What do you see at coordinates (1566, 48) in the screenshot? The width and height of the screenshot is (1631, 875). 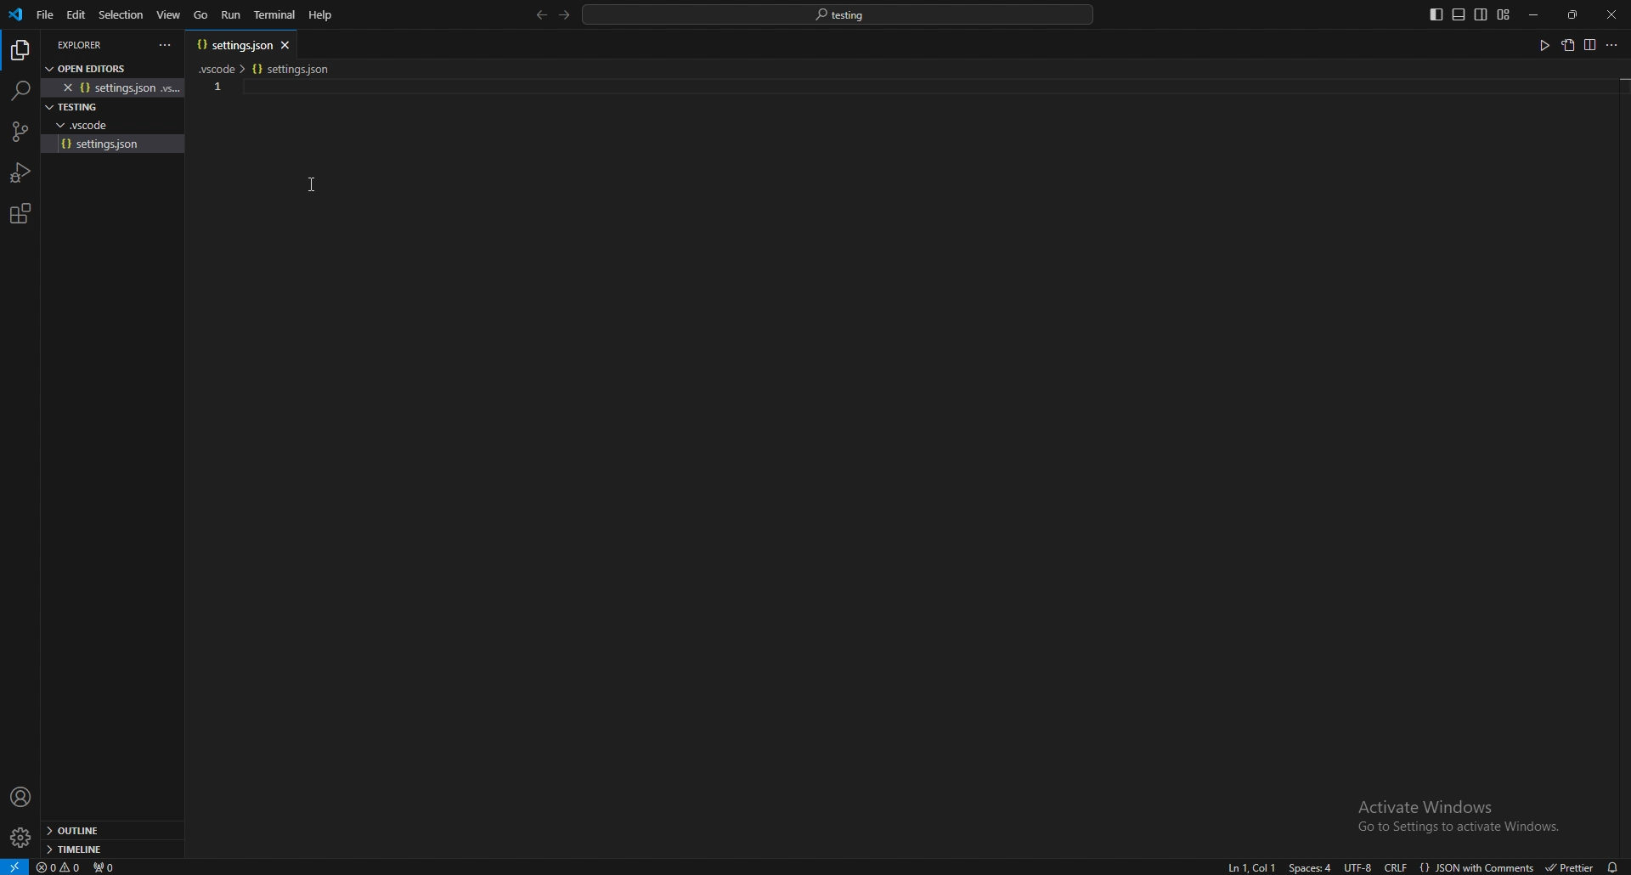 I see `copy` at bounding box center [1566, 48].